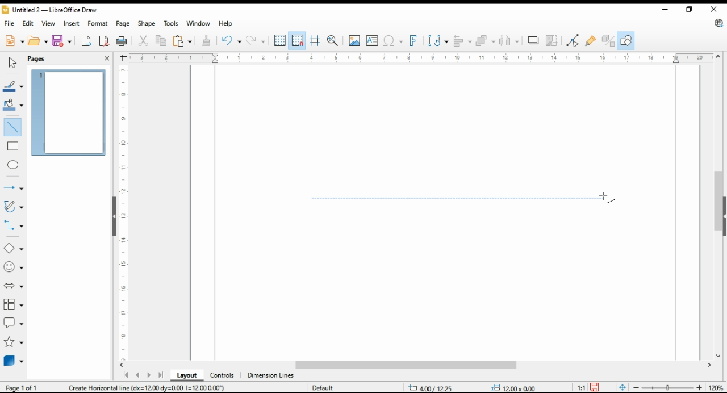 This screenshot has width=727, height=393. Describe the element at coordinates (14, 248) in the screenshot. I see `simple shapes` at that location.